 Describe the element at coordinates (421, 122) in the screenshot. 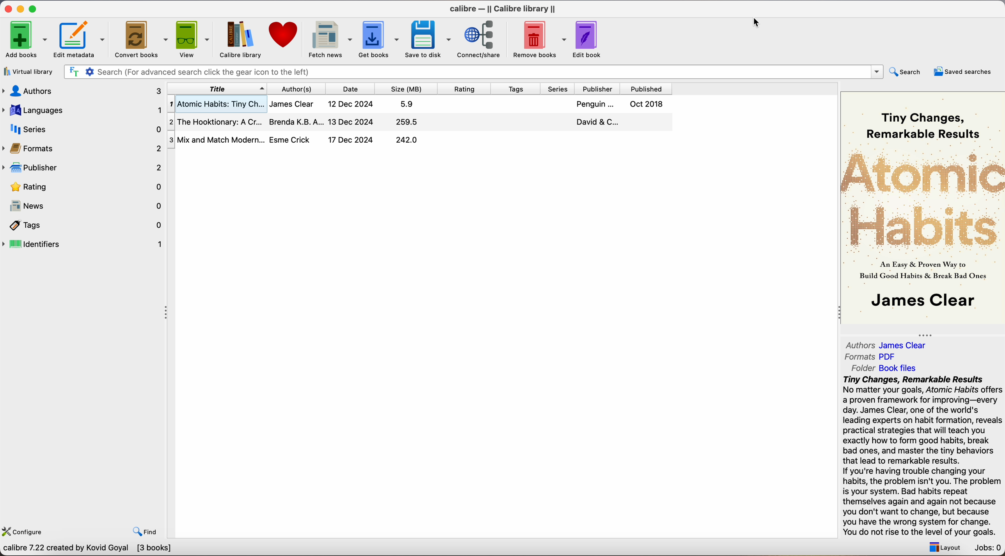

I see `The Hooktionary: A Cr...` at that location.